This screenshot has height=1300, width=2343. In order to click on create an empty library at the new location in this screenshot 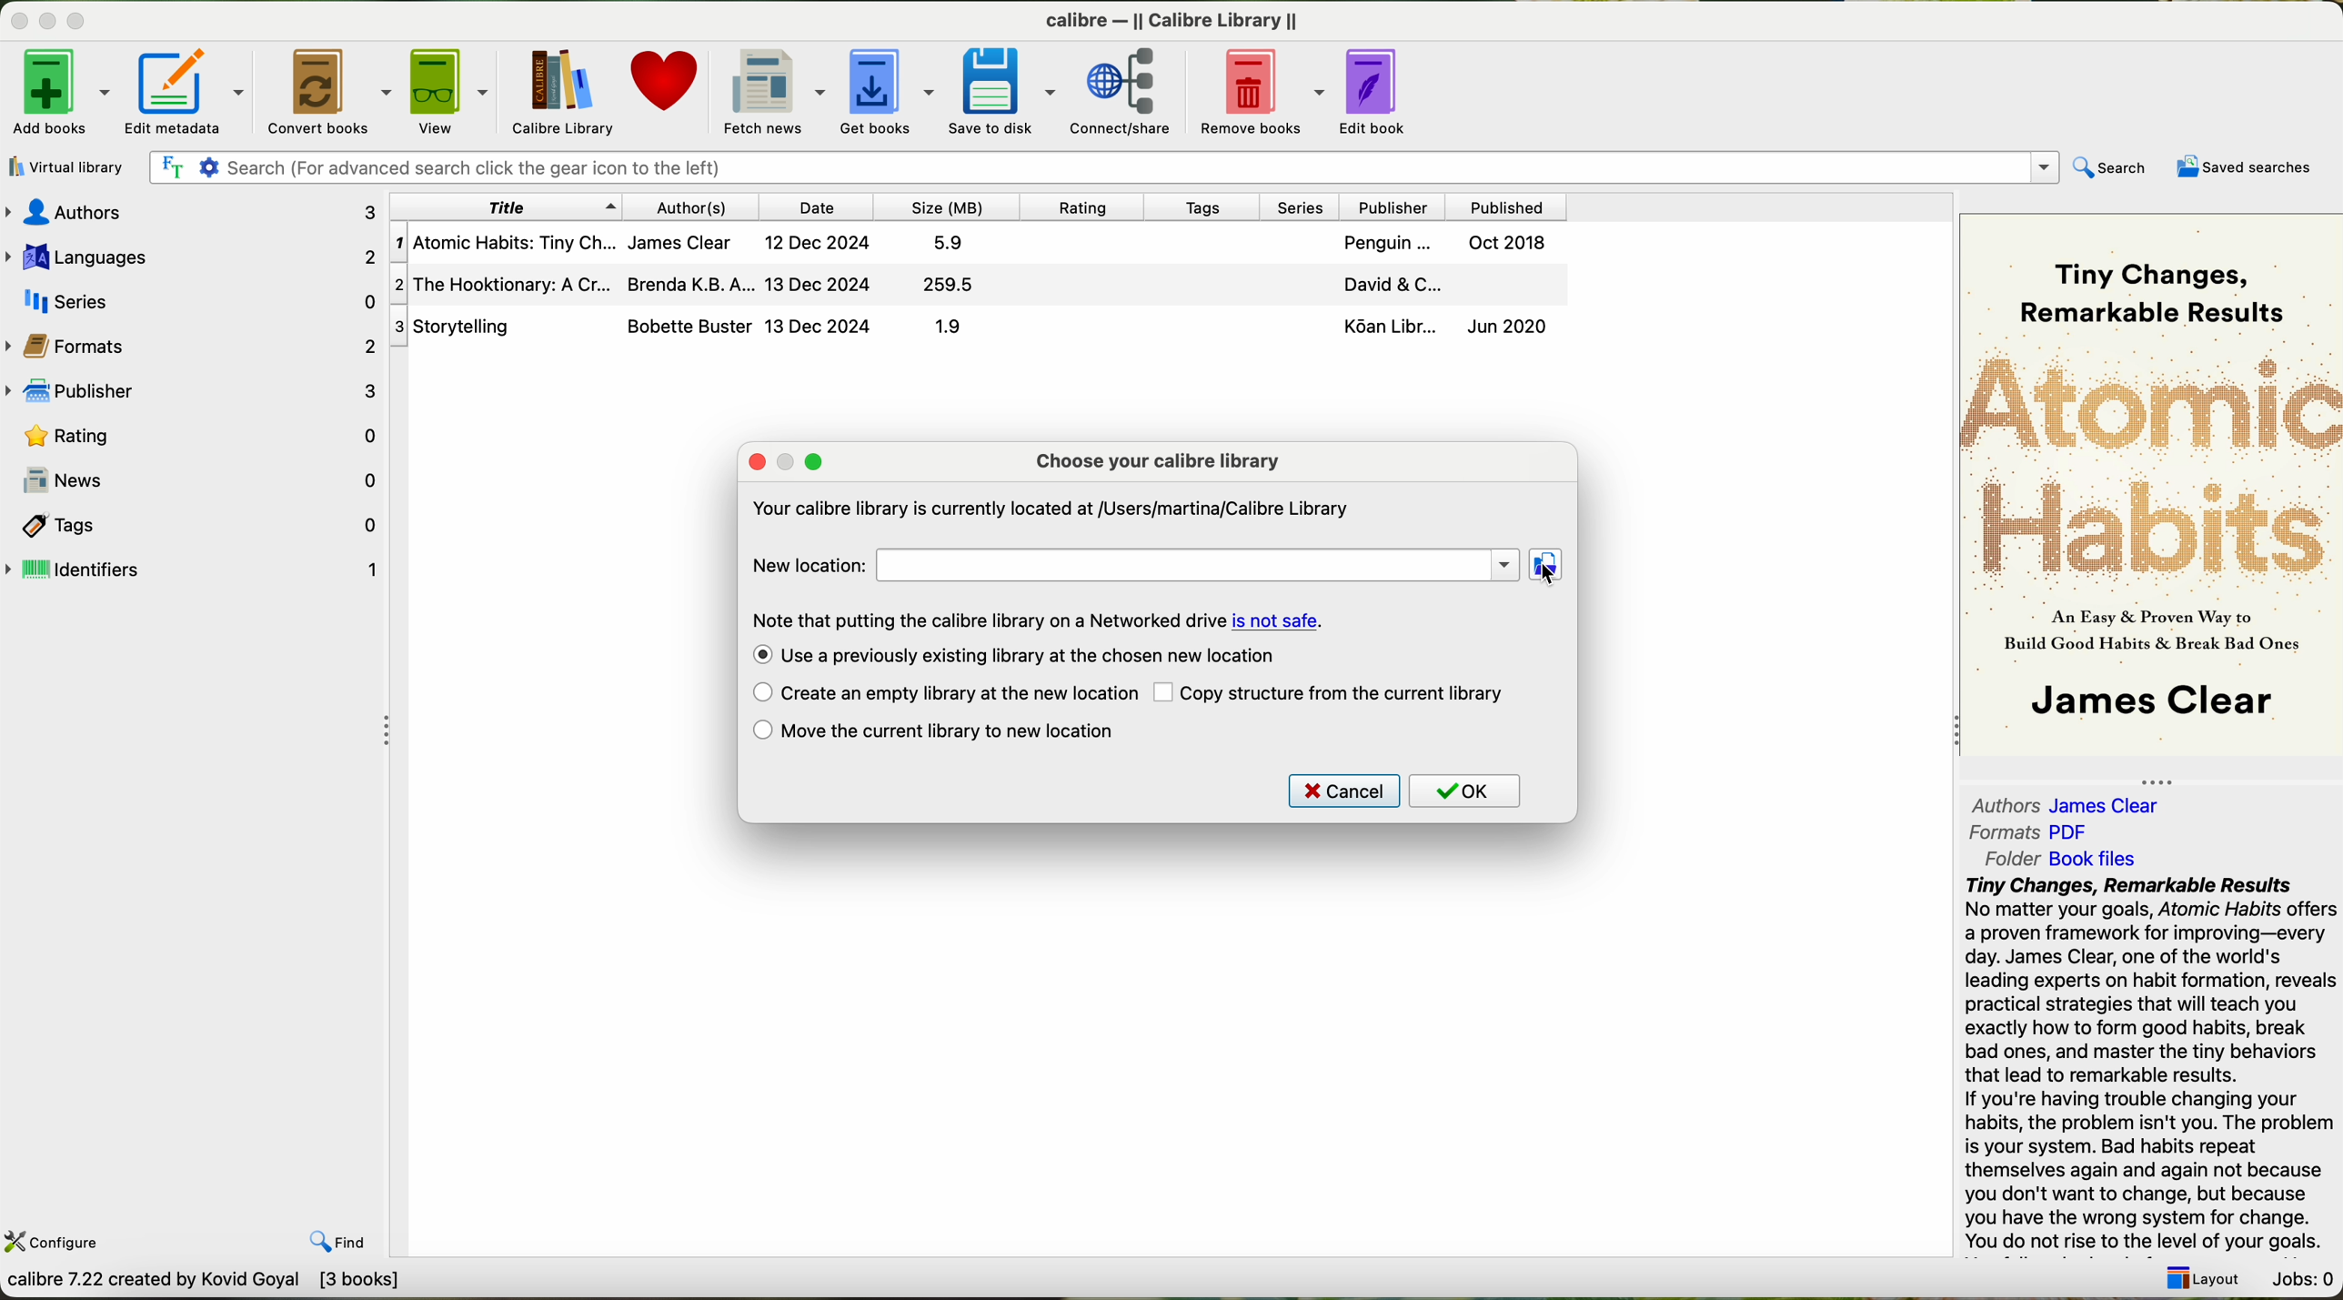, I will do `click(958, 694)`.